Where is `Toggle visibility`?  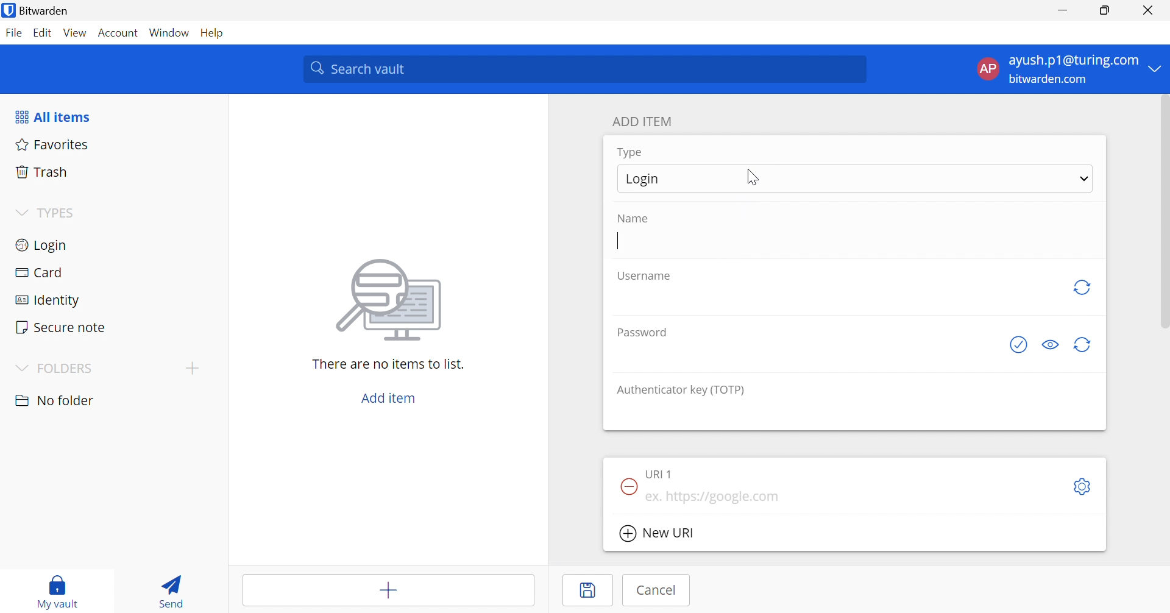
Toggle visibility is located at coordinates (1052, 345).